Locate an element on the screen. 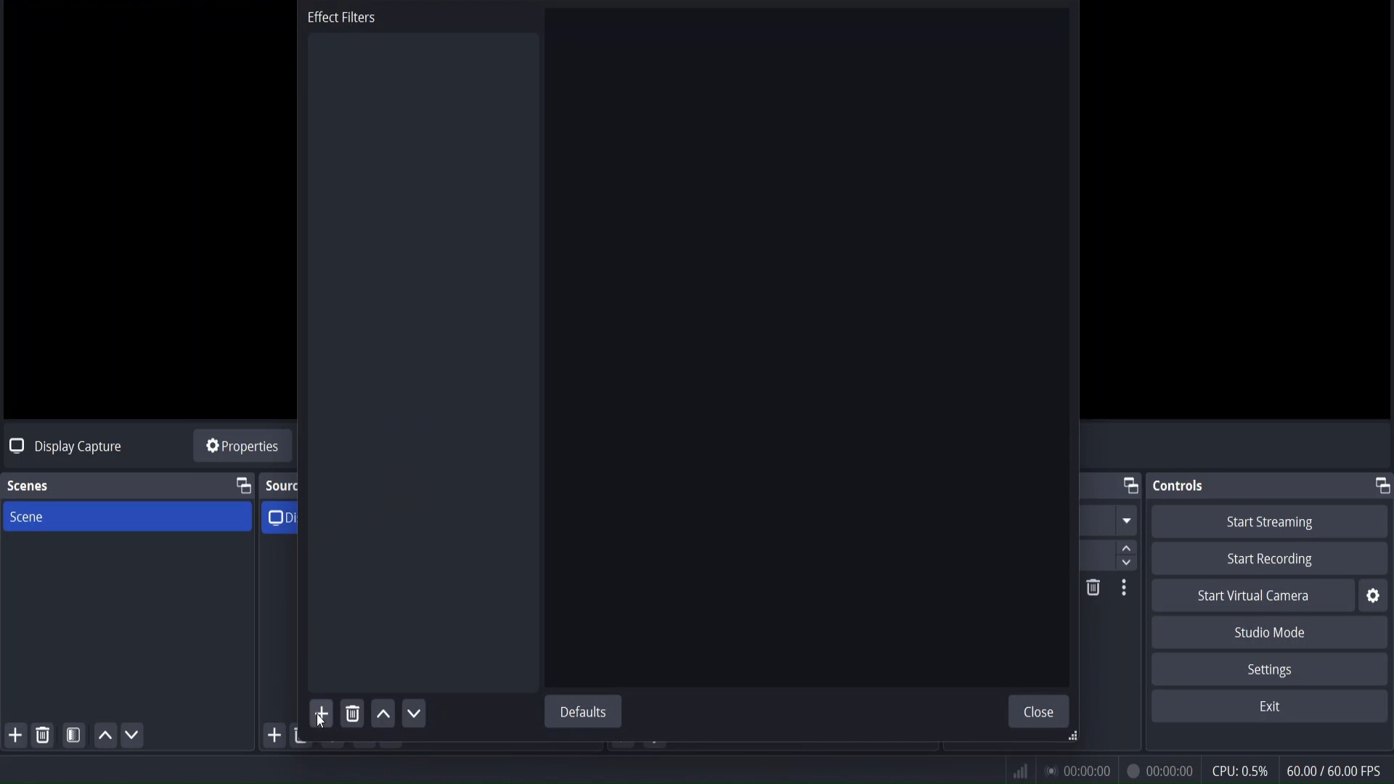  move up is located at coordinates (382, 714).